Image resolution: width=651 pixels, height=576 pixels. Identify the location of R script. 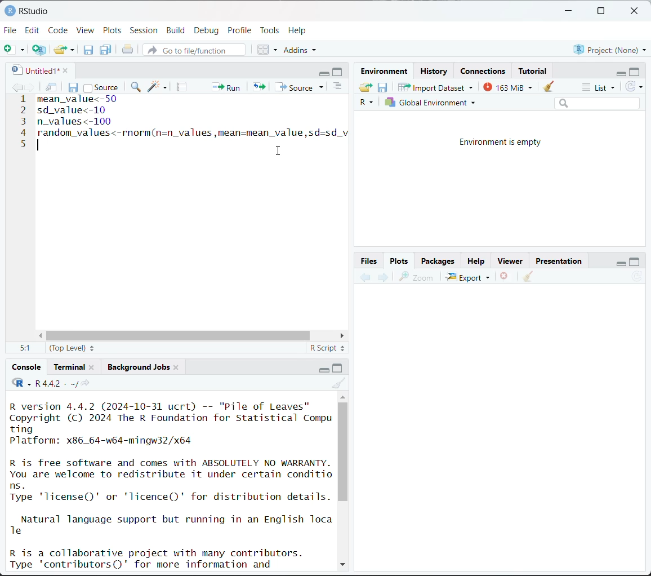
(328, 349).